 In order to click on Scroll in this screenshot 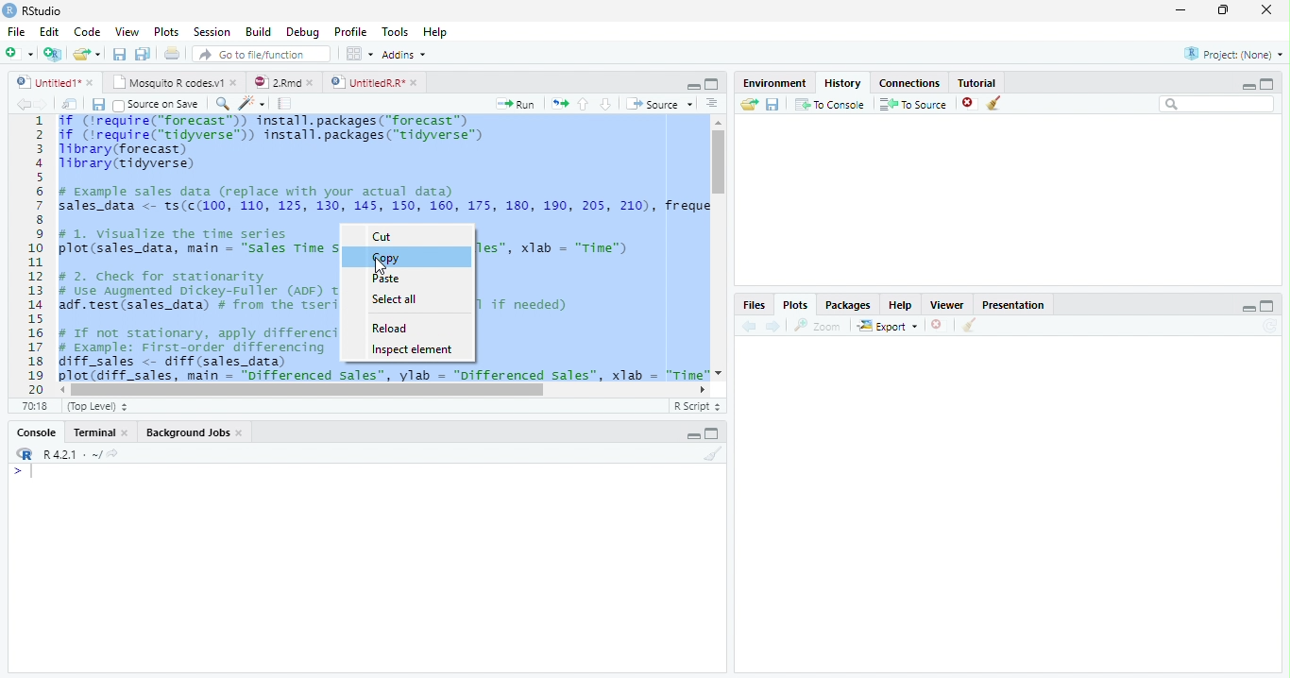, I will do `click(382, 391)`.